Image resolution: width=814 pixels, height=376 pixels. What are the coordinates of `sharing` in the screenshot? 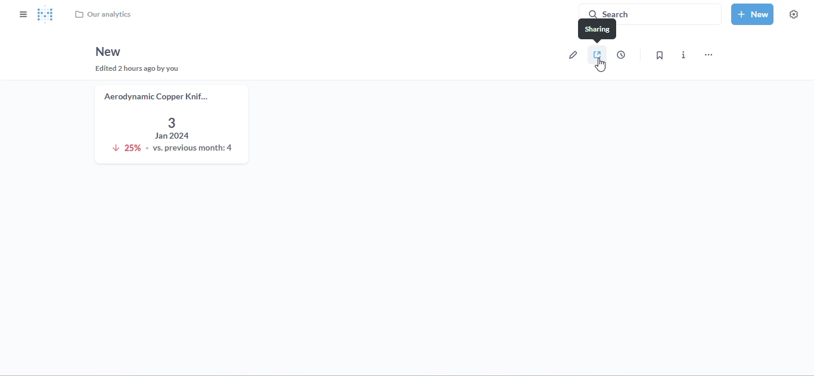 It's located at (598, 54).